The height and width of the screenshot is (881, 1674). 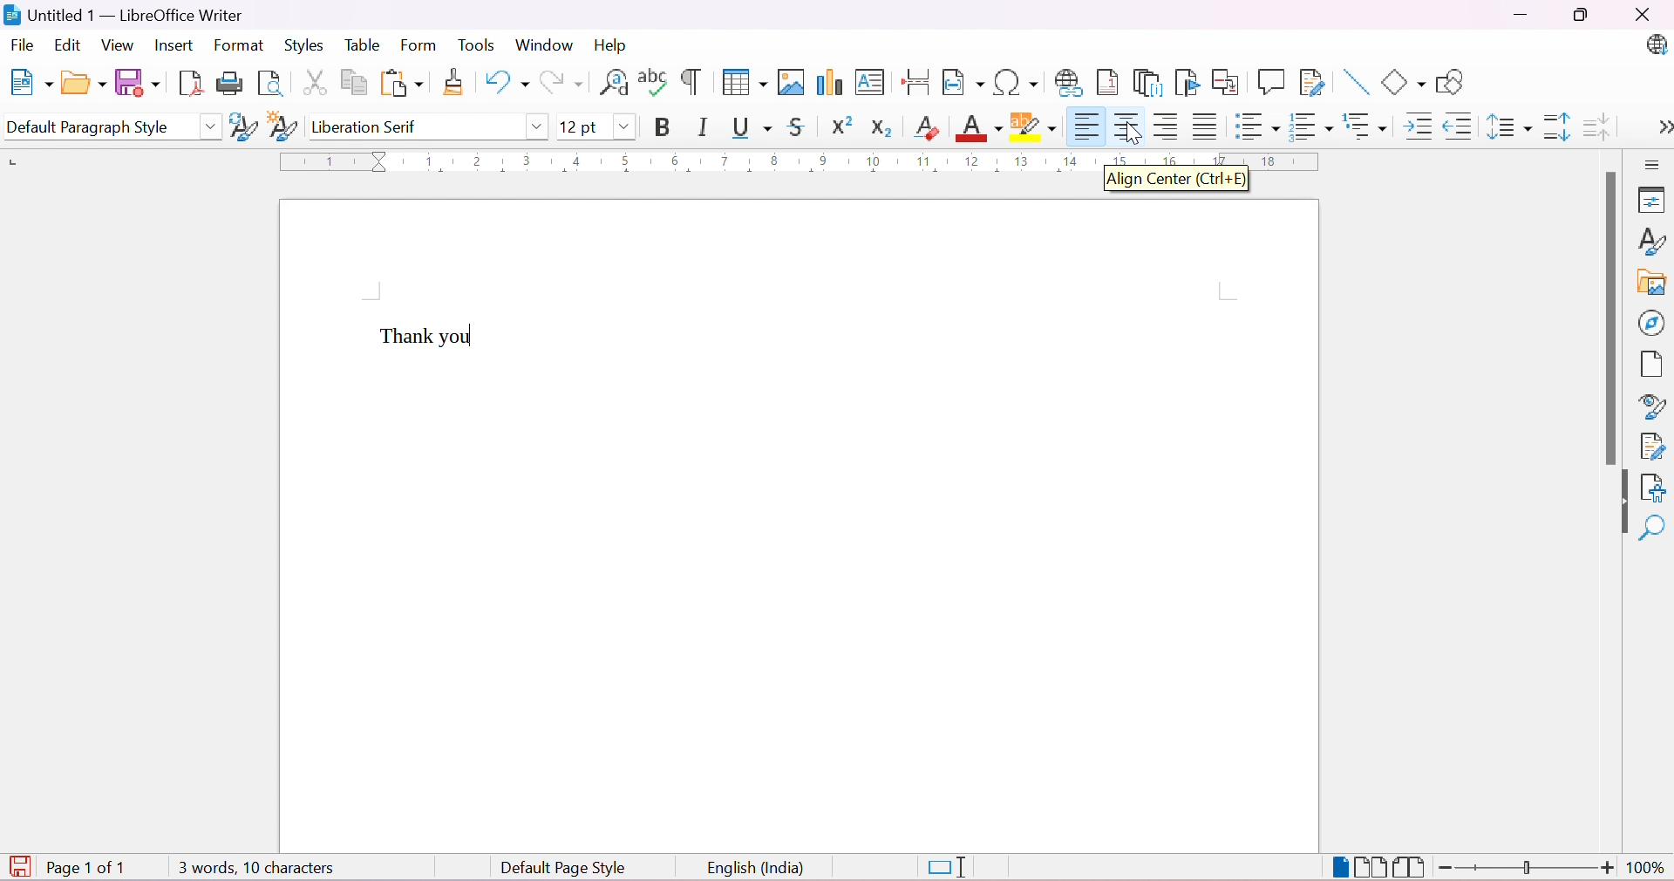 What do you see at coordinates (137, 82) in the screenshot?
I see `Save` at bounding box center [137, 82].